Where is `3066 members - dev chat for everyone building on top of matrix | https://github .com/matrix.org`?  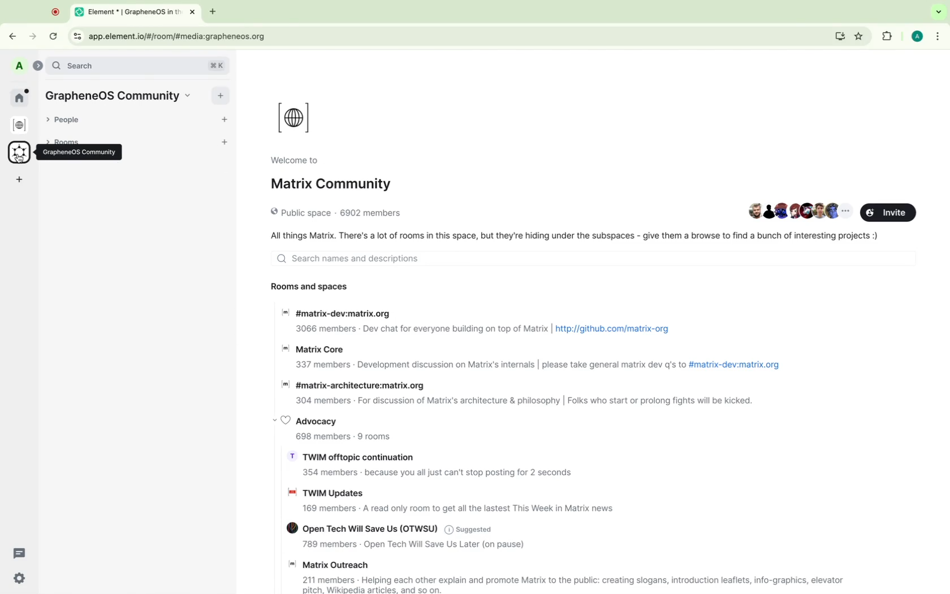
3066 members - dev chat for everyone building on top of matrix | https://github .com/matrix.org is located at coordinates (480, 330).